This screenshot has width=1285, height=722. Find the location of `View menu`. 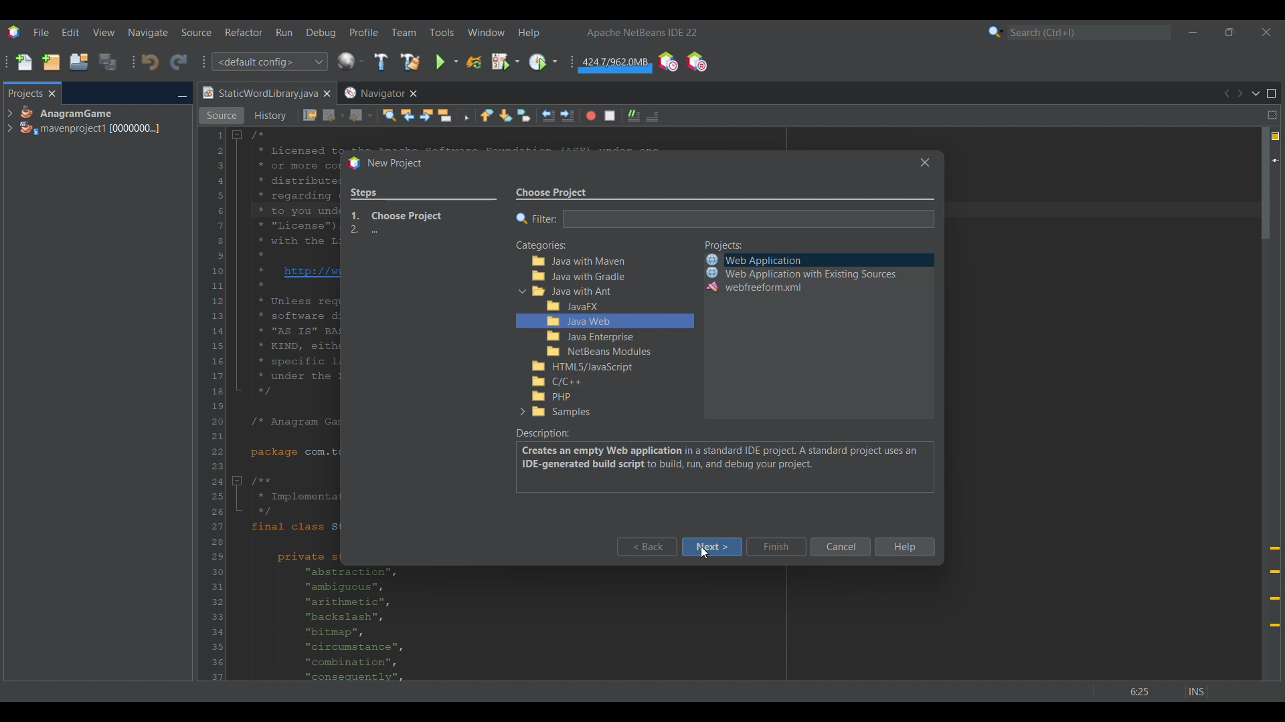

View menu is located at coordinates (104, 32).